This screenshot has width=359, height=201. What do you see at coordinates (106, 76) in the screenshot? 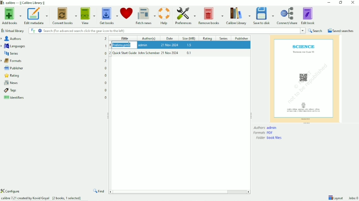
I see `0` at bounding box center [106, 76].